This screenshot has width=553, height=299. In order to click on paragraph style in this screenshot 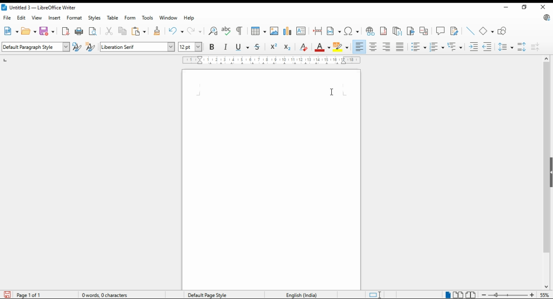, I will do `click(36, 47)`.